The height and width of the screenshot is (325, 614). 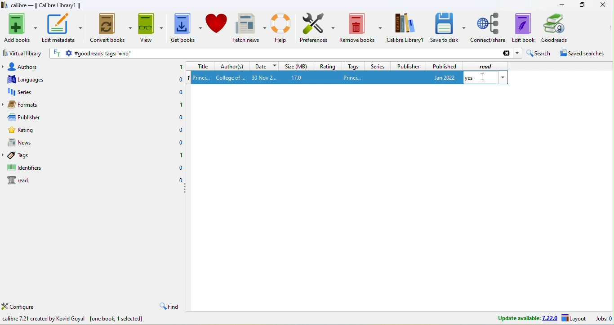 I want to click on series, so click(x=378, y=66).